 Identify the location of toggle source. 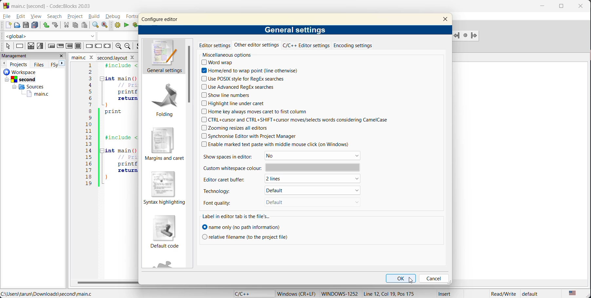
(138, 46).